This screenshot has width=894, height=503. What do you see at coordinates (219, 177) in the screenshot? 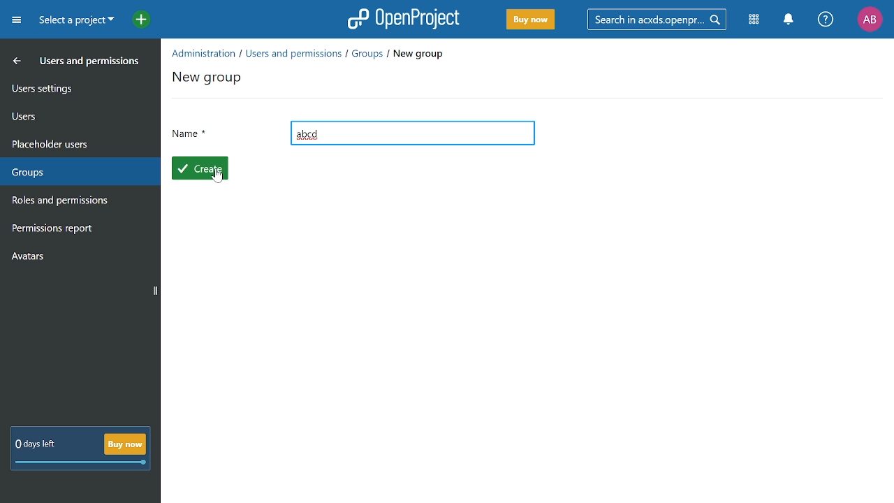
I see `Cursor` at bounding box center [219, 177].